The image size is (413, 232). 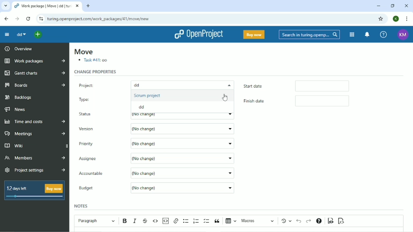 I want to click on Bookmark this tab, so click(x=380, y=19).